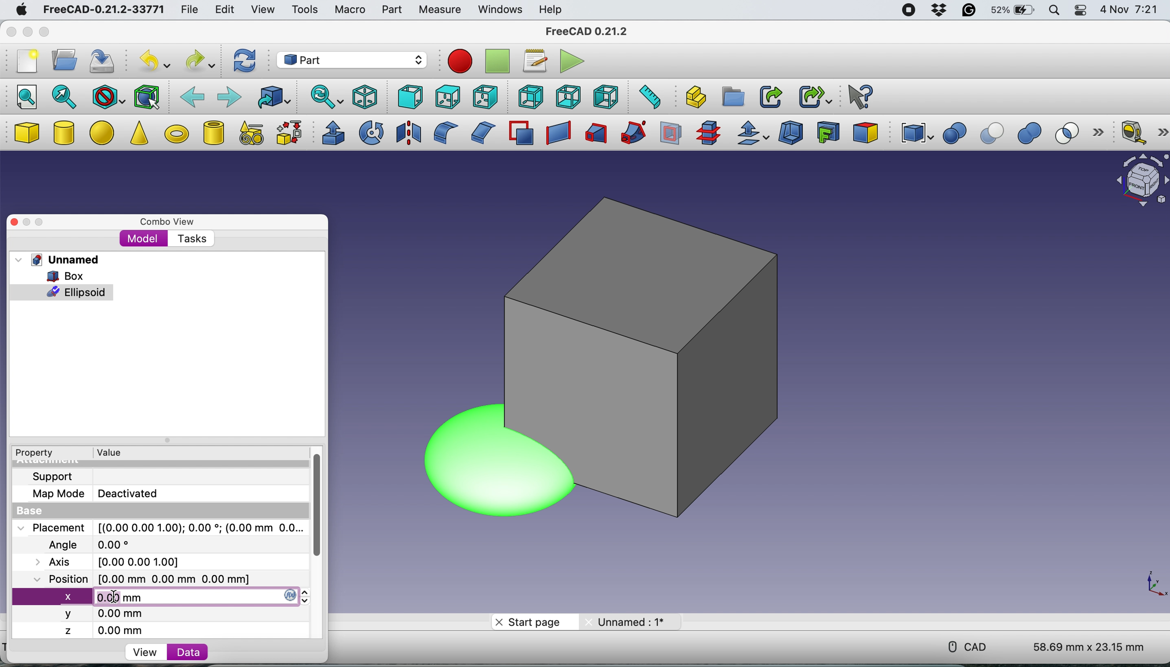  What do you see at coordinates (314, 502) in the screenshot?
I see `vertical scroll bar` at bounding box center [314, 502].